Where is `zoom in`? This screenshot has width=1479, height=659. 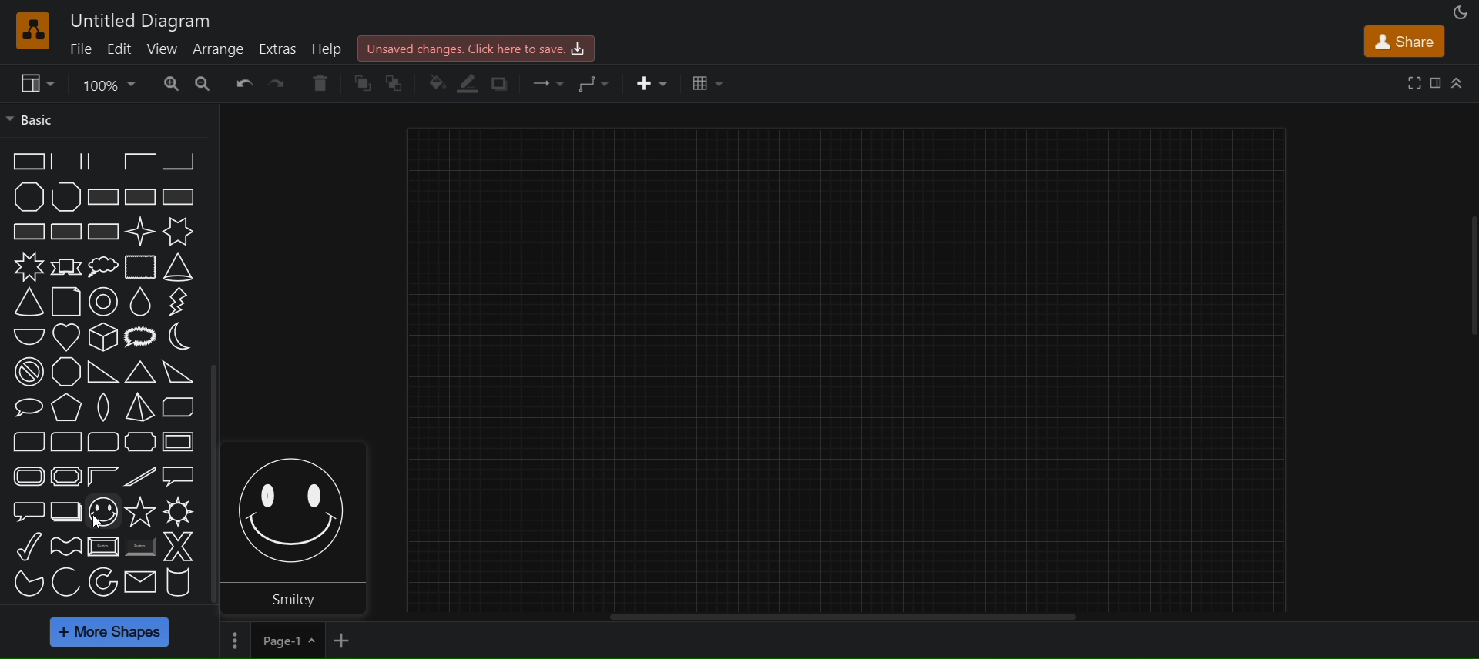 zoom in is located at coordinates (169, 81).